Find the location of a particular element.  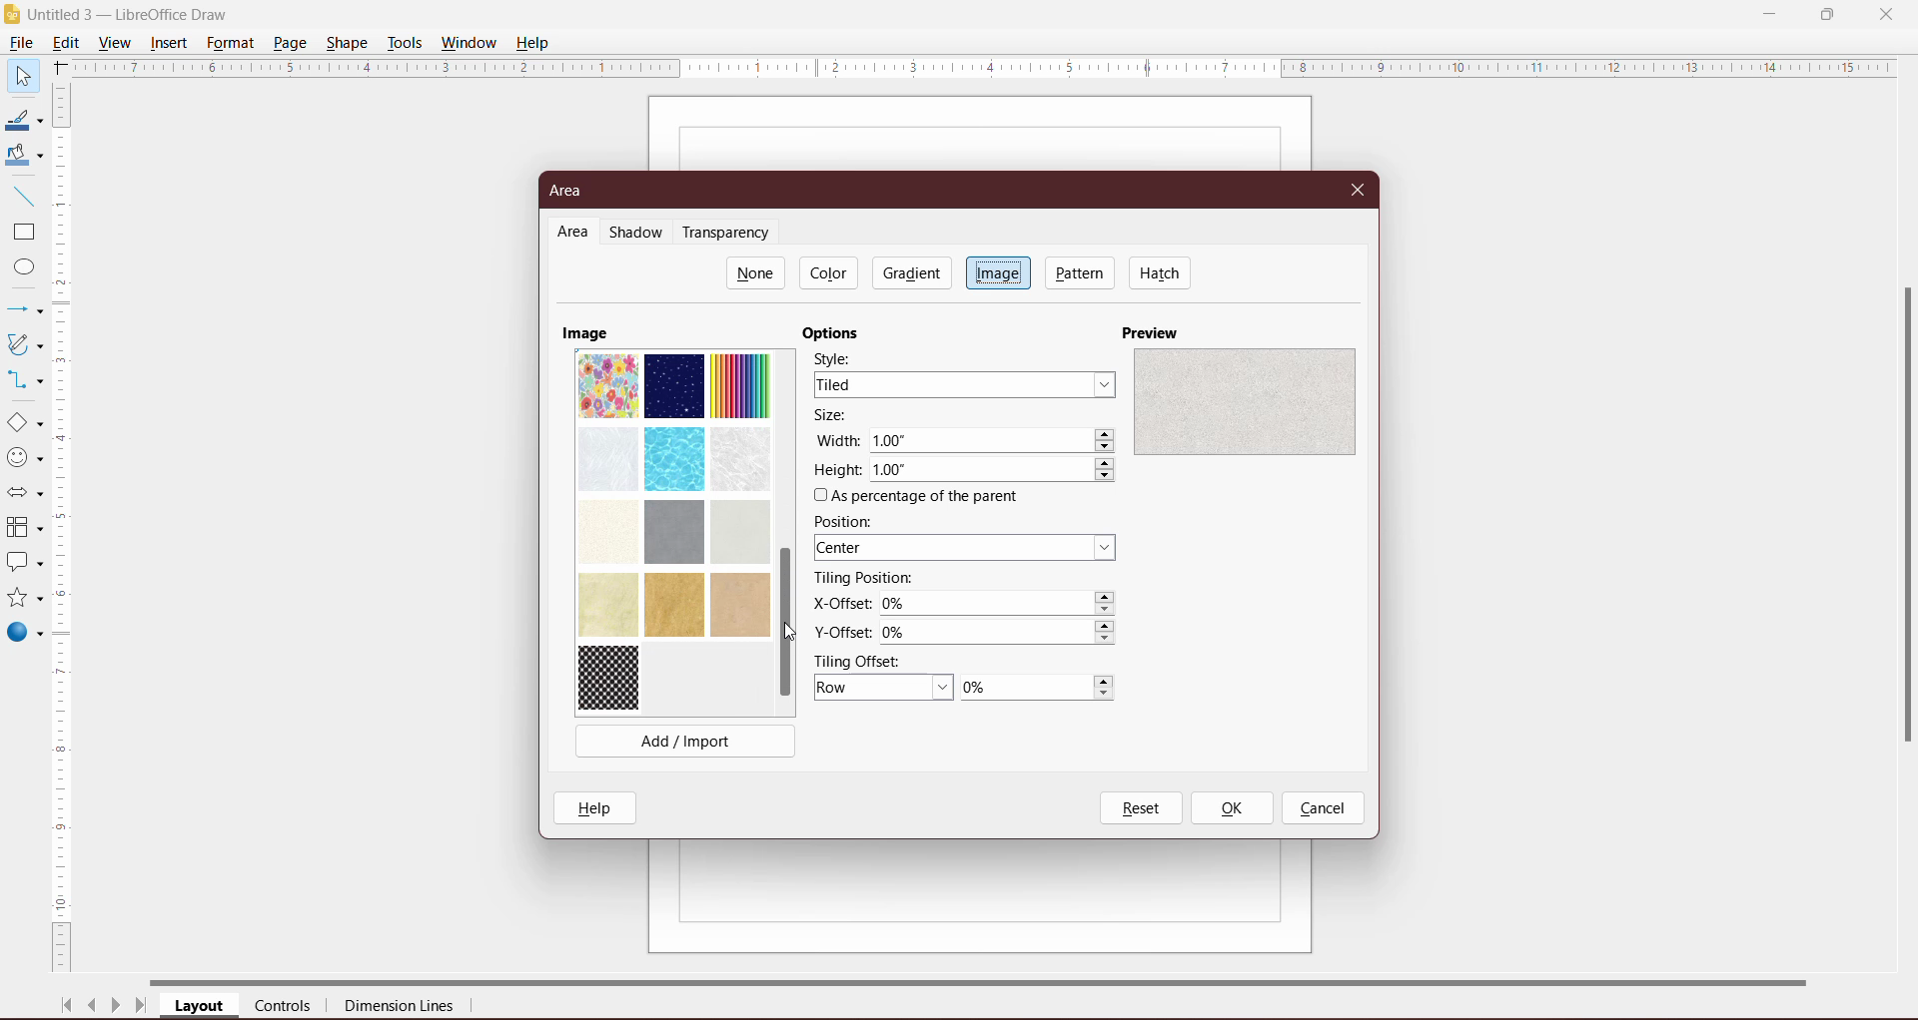

Style is located at coordinates (840, 357).